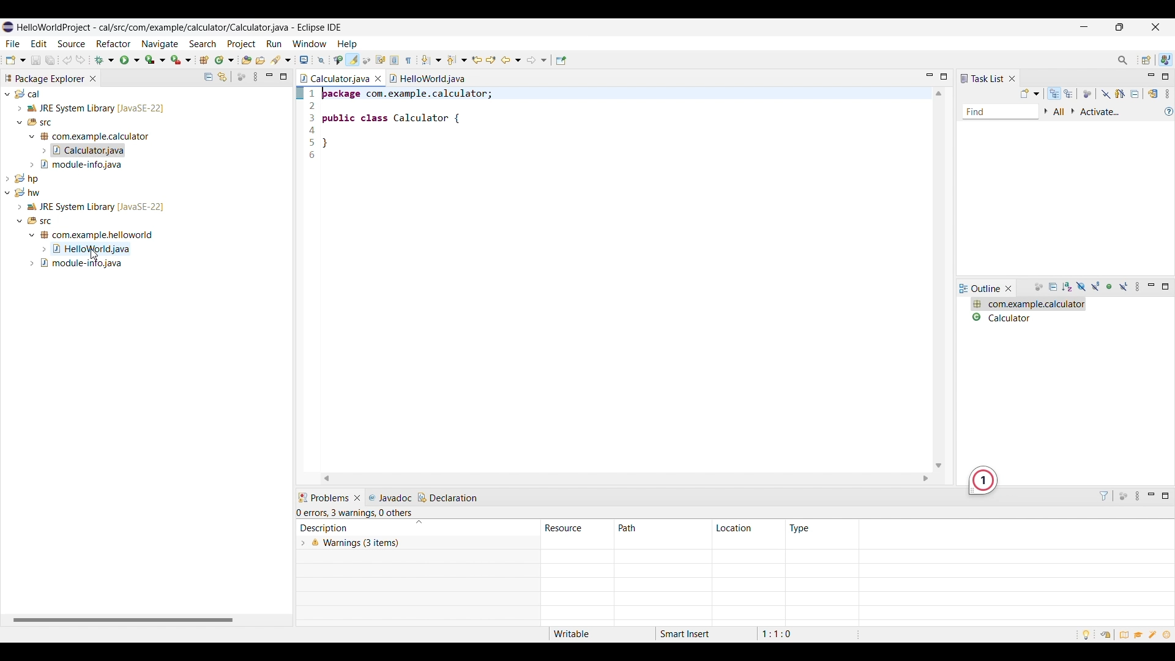 This screenshot has width=1175, height=661. I want to click on Pin editor, so click(561, 61).